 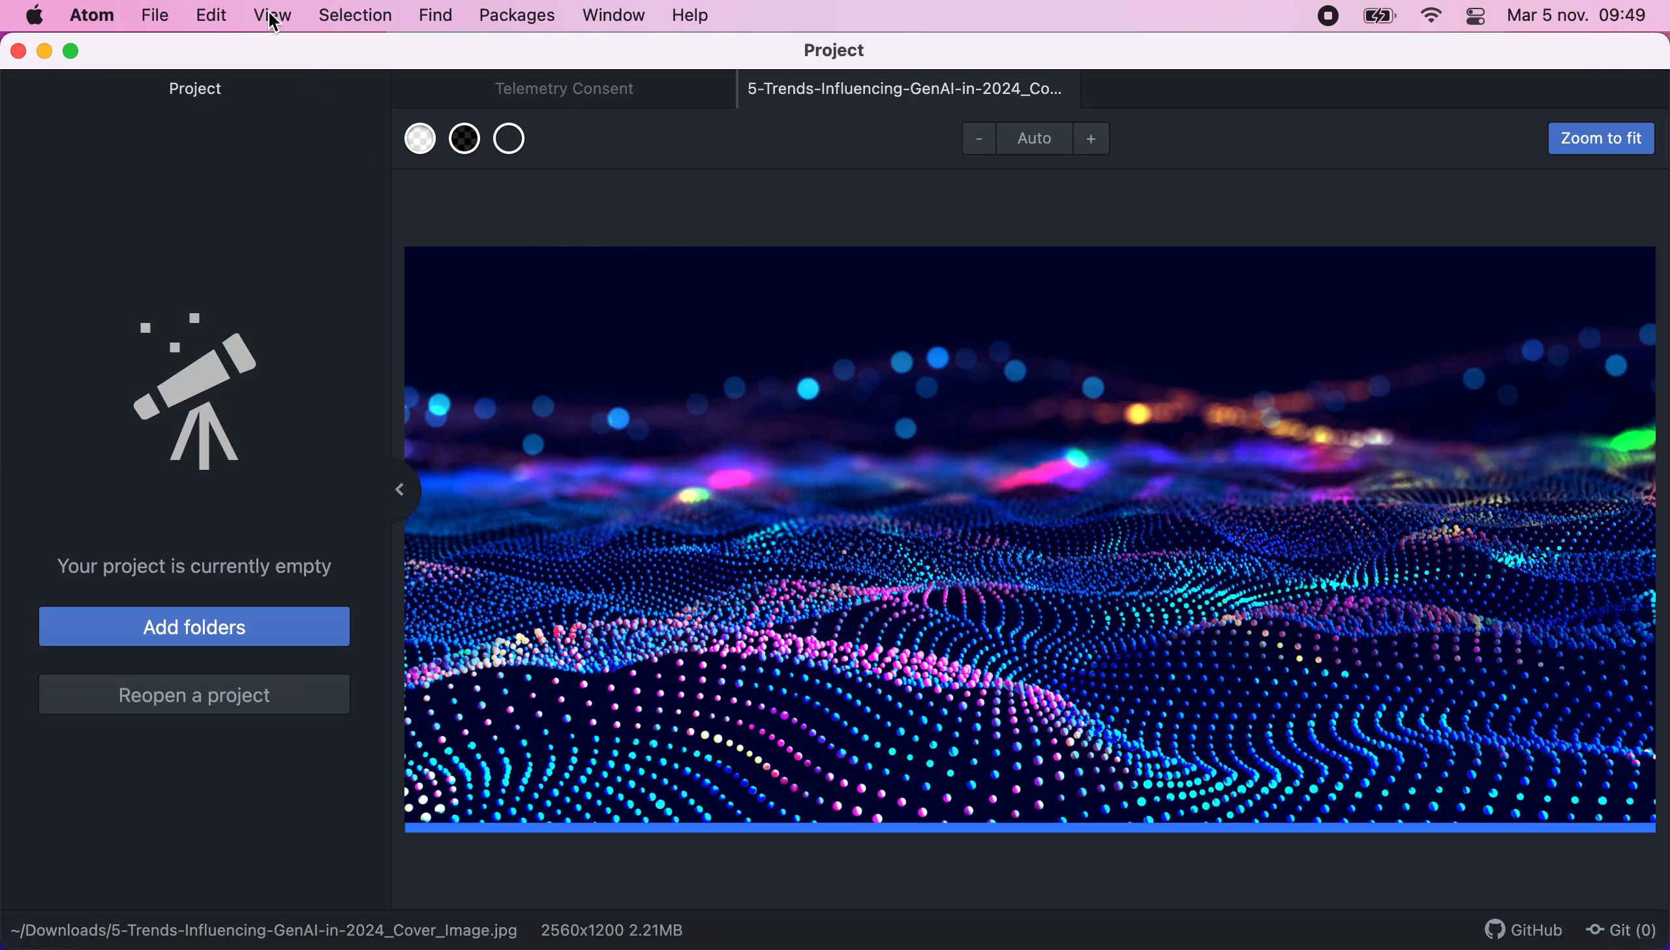 I want to click on cursor, so click(x=279, y=29).